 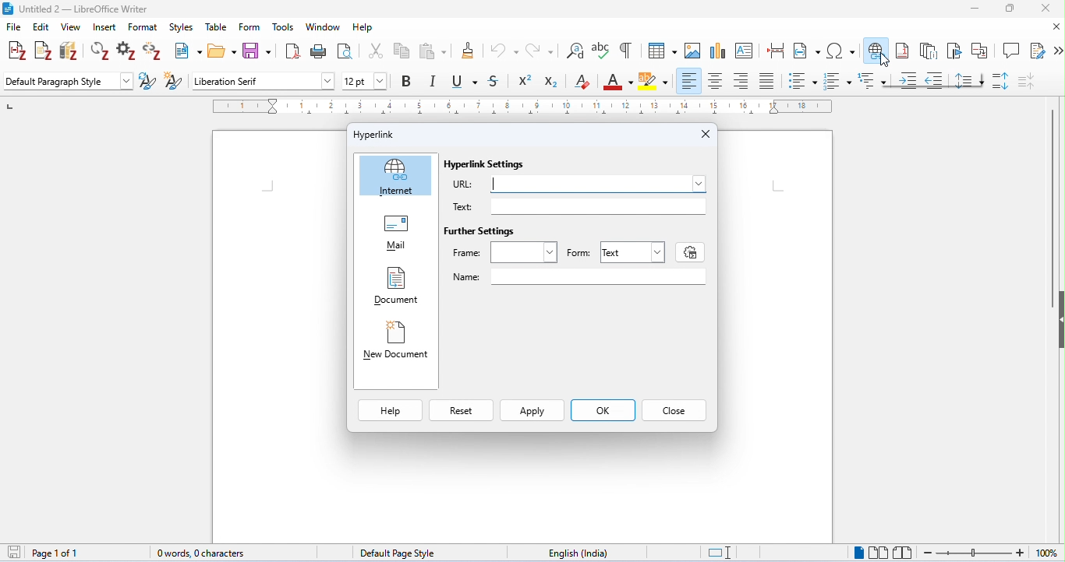 I want to click on insert table, so click(x=662, y=49).